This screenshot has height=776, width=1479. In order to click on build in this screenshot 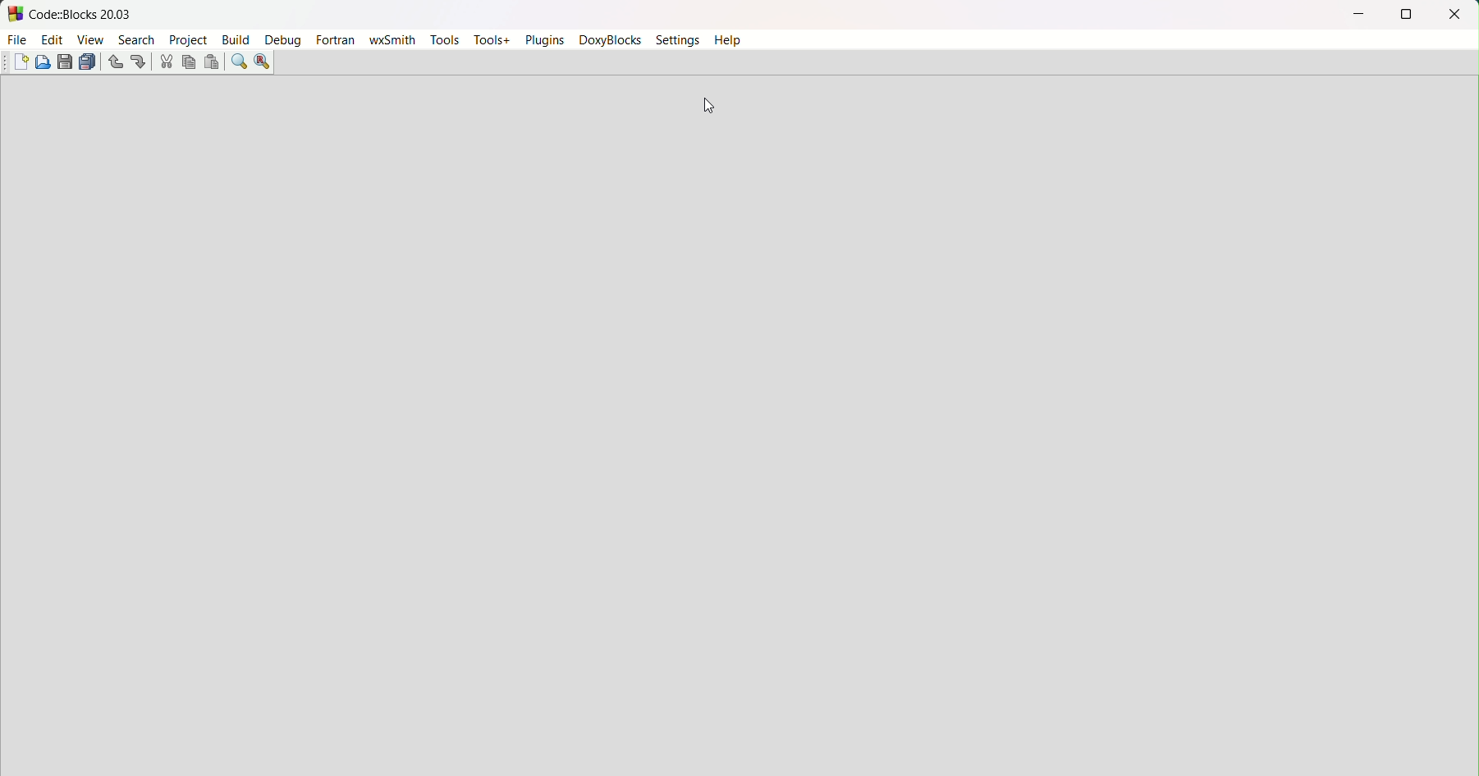, I will do `click(236, 39)`.